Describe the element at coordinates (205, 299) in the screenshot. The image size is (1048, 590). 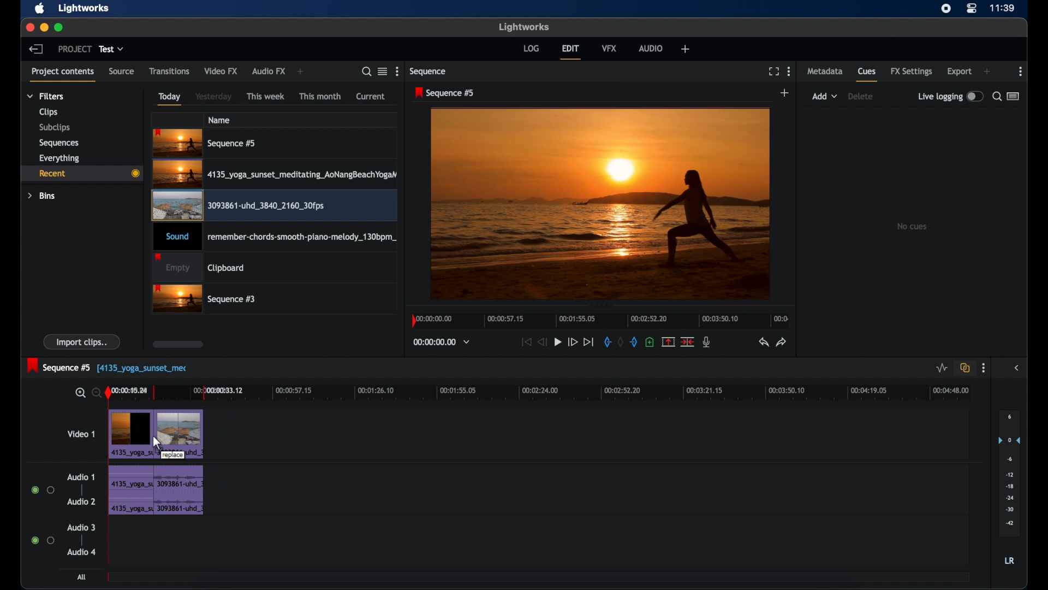
I see `sequence 3` at that location.